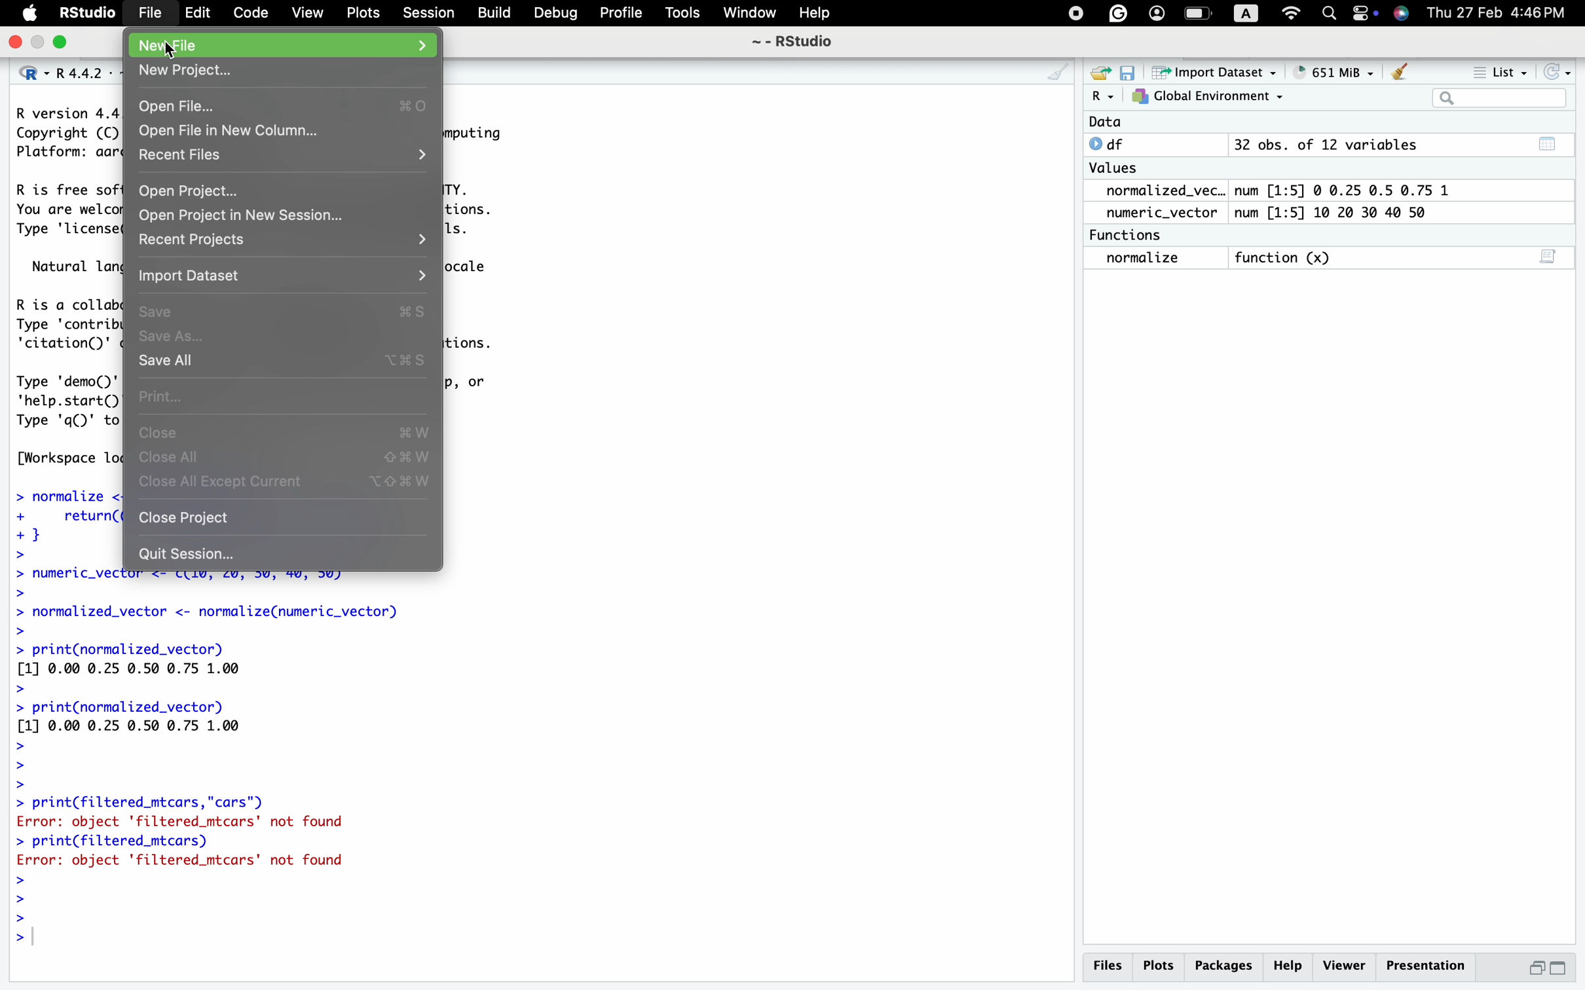 The height and width of the screenshot is (990, 1585). I want to click on Packages, so click(1225, 966).